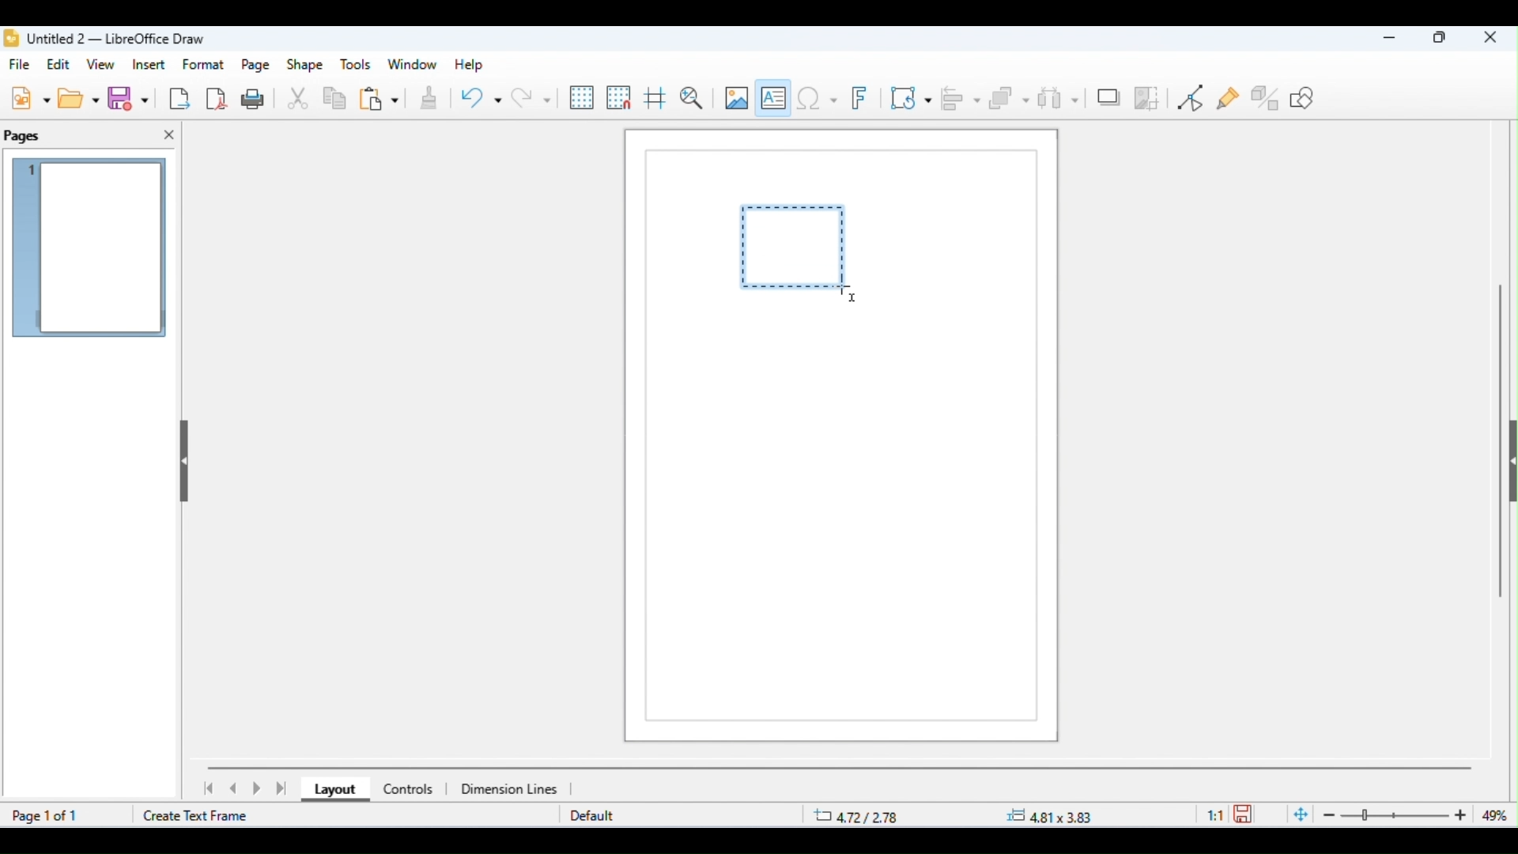 Image resolution: width=1518 pixels, height=854 pixels. I want to click on export, so click(179, 98).